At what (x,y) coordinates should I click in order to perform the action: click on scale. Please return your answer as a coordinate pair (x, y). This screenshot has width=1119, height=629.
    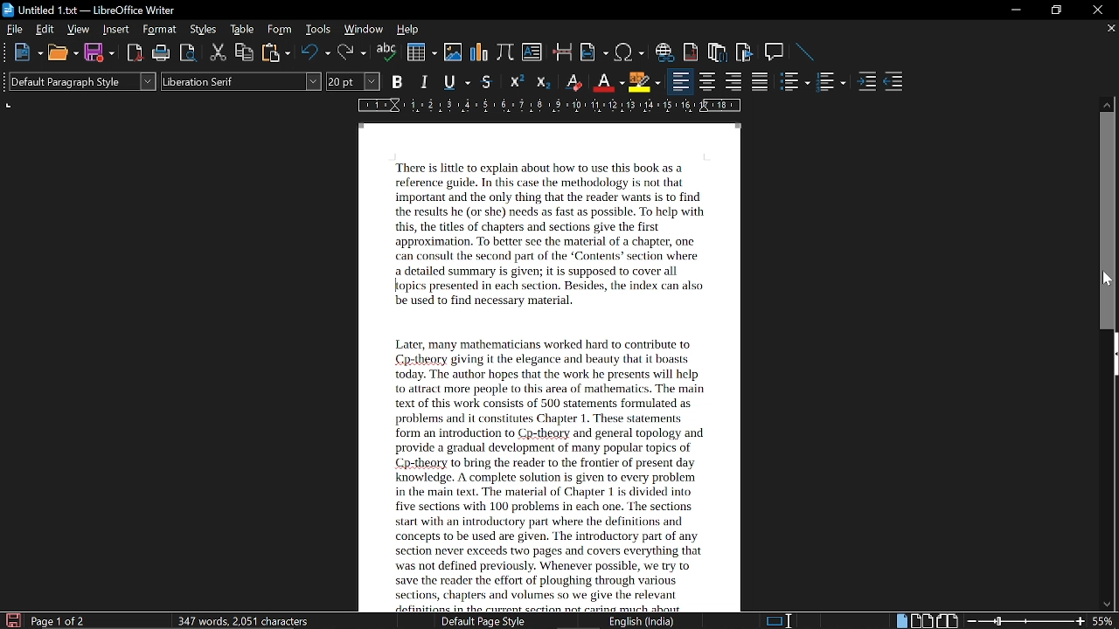
    Looking at the image, I should click on (550, 104).